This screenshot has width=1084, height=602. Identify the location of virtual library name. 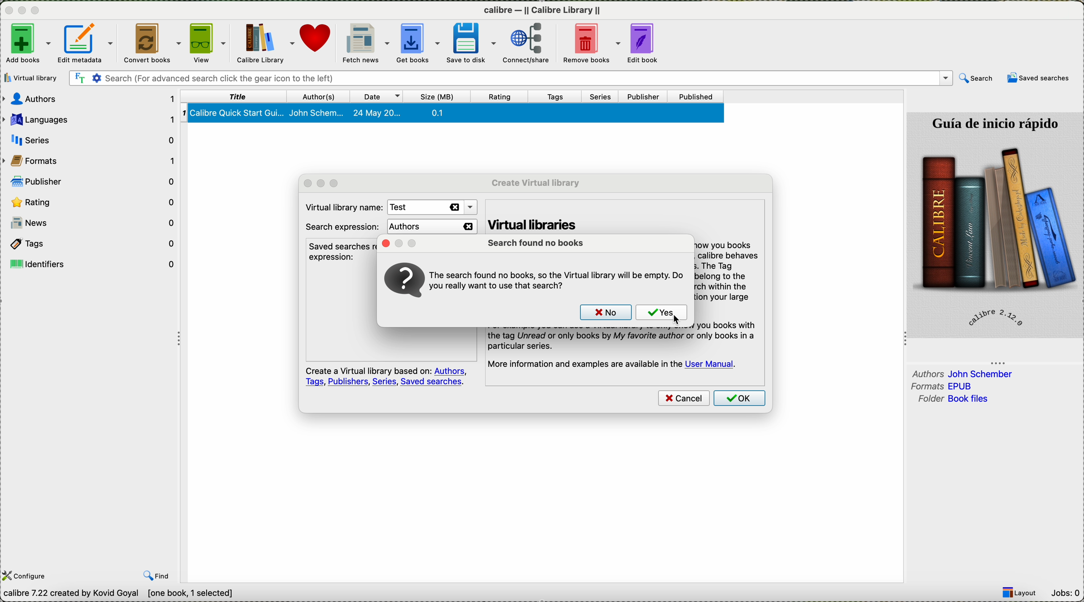
(340, 206).